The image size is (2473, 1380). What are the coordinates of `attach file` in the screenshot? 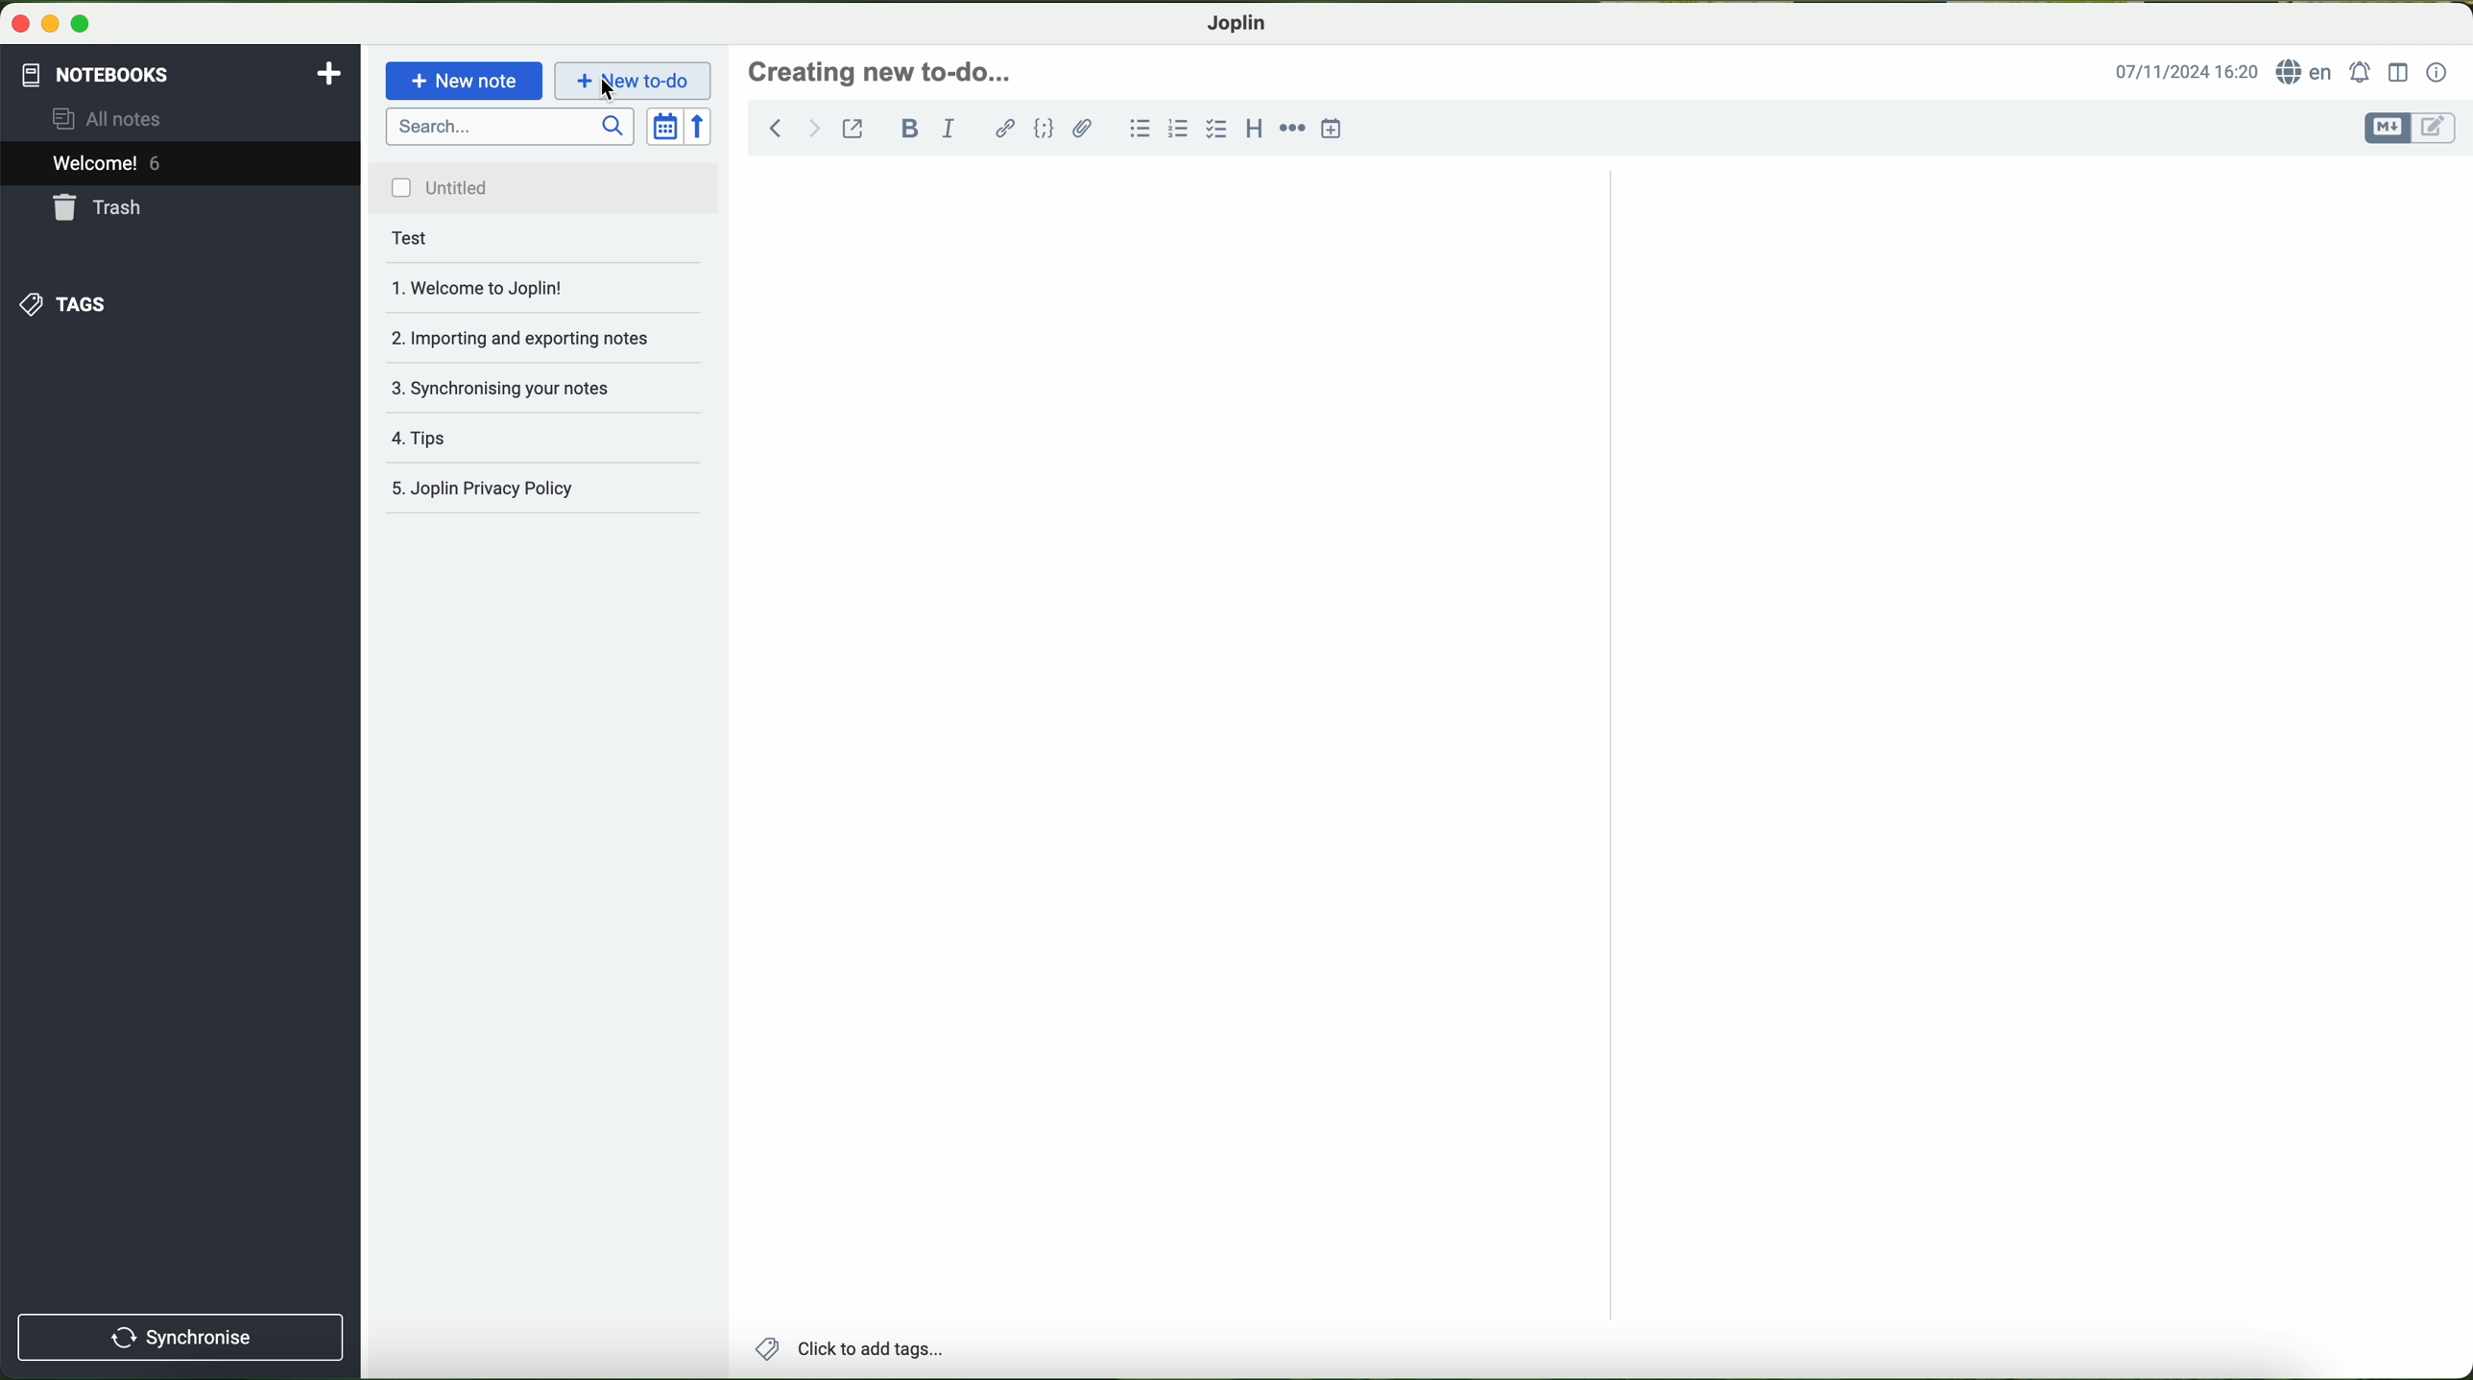 It's located at (1082, 130).